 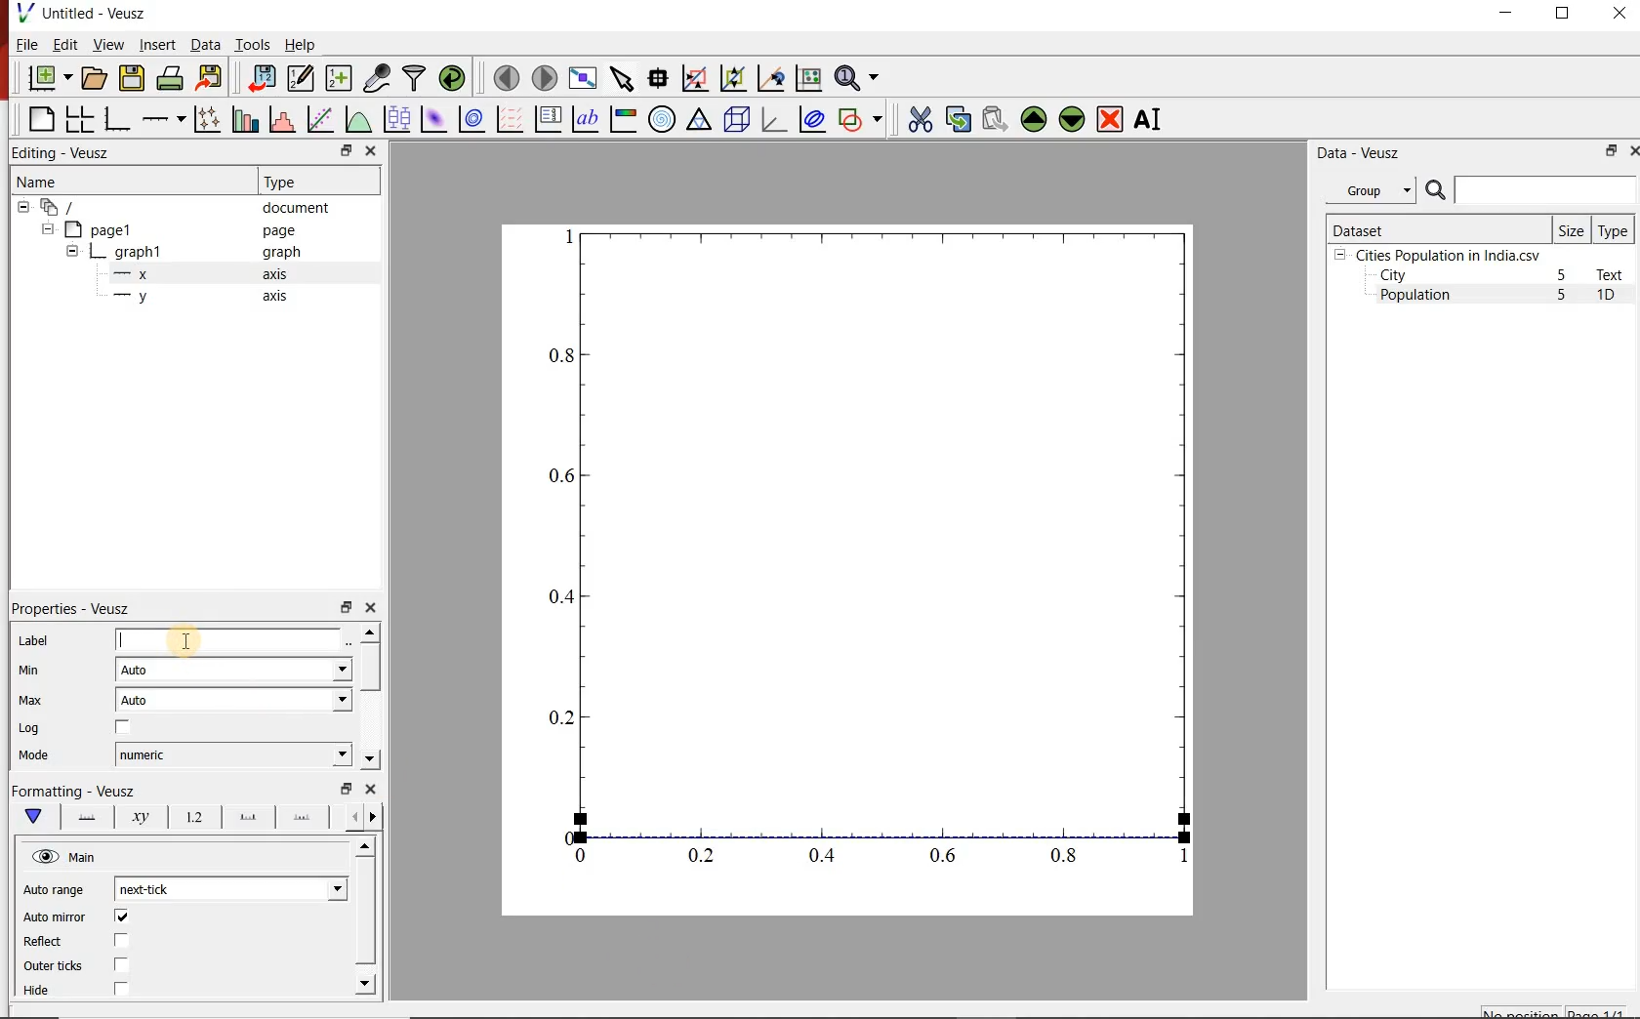 What do you see at coordinates (63, 45) in the screenshot?
I see `Edit` at bounding box center [63, 45].